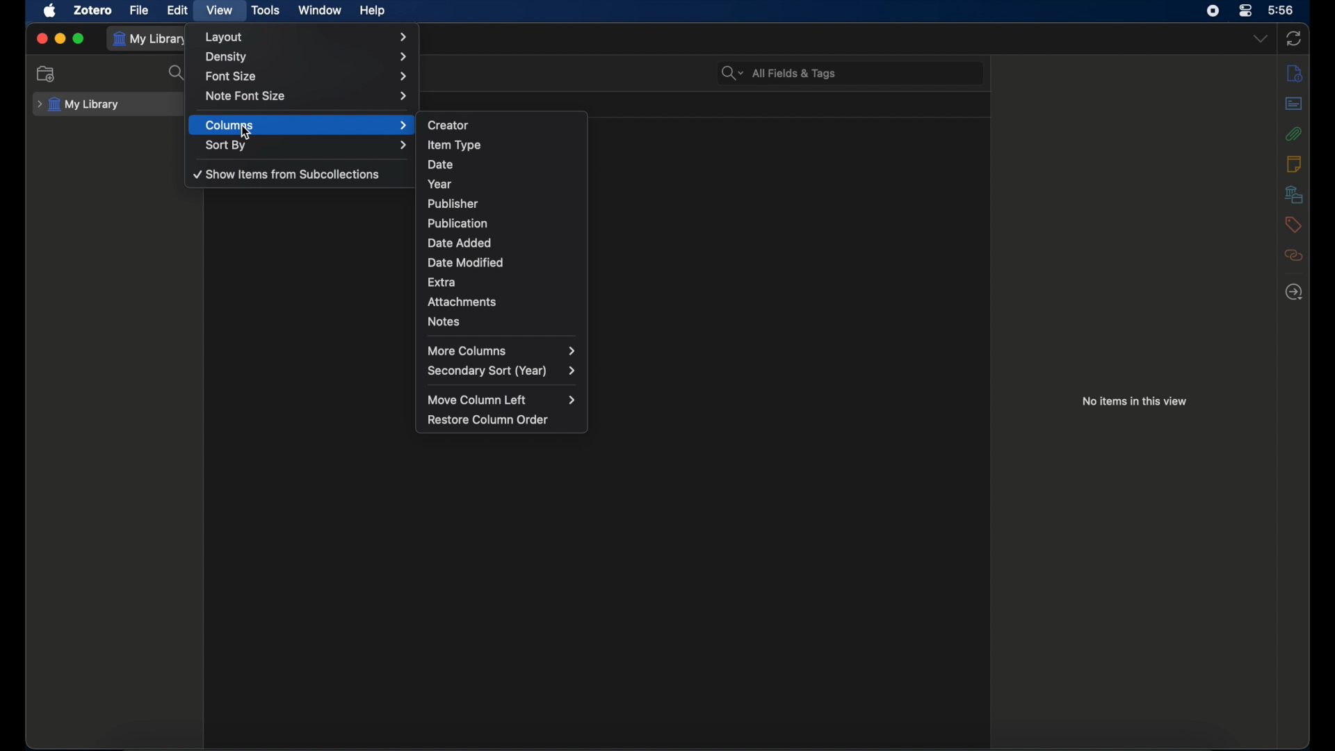  What do you see at coordinates (153, 39) in the screenshot?
I see `my library` at bounding box center [153, 39].